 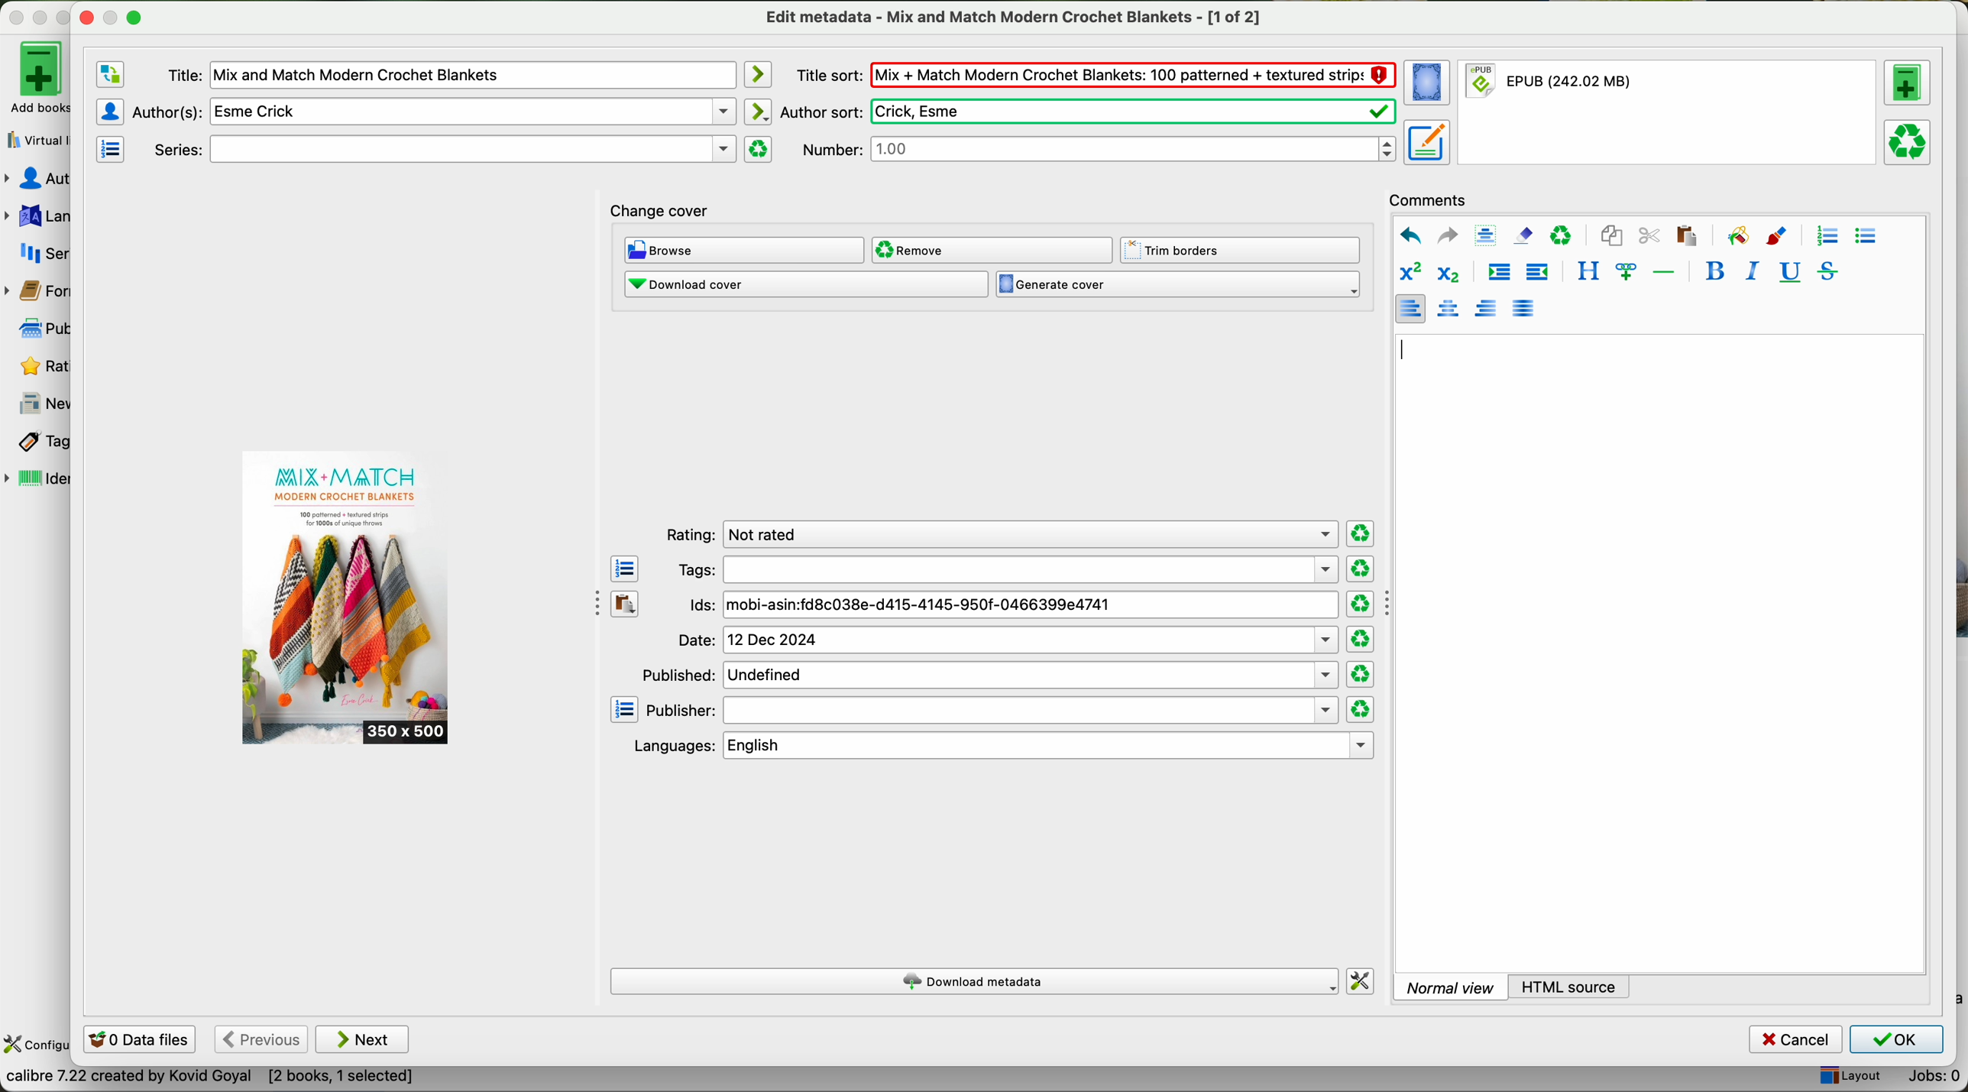 I want to click on three dots, so click(x=591, y=601).